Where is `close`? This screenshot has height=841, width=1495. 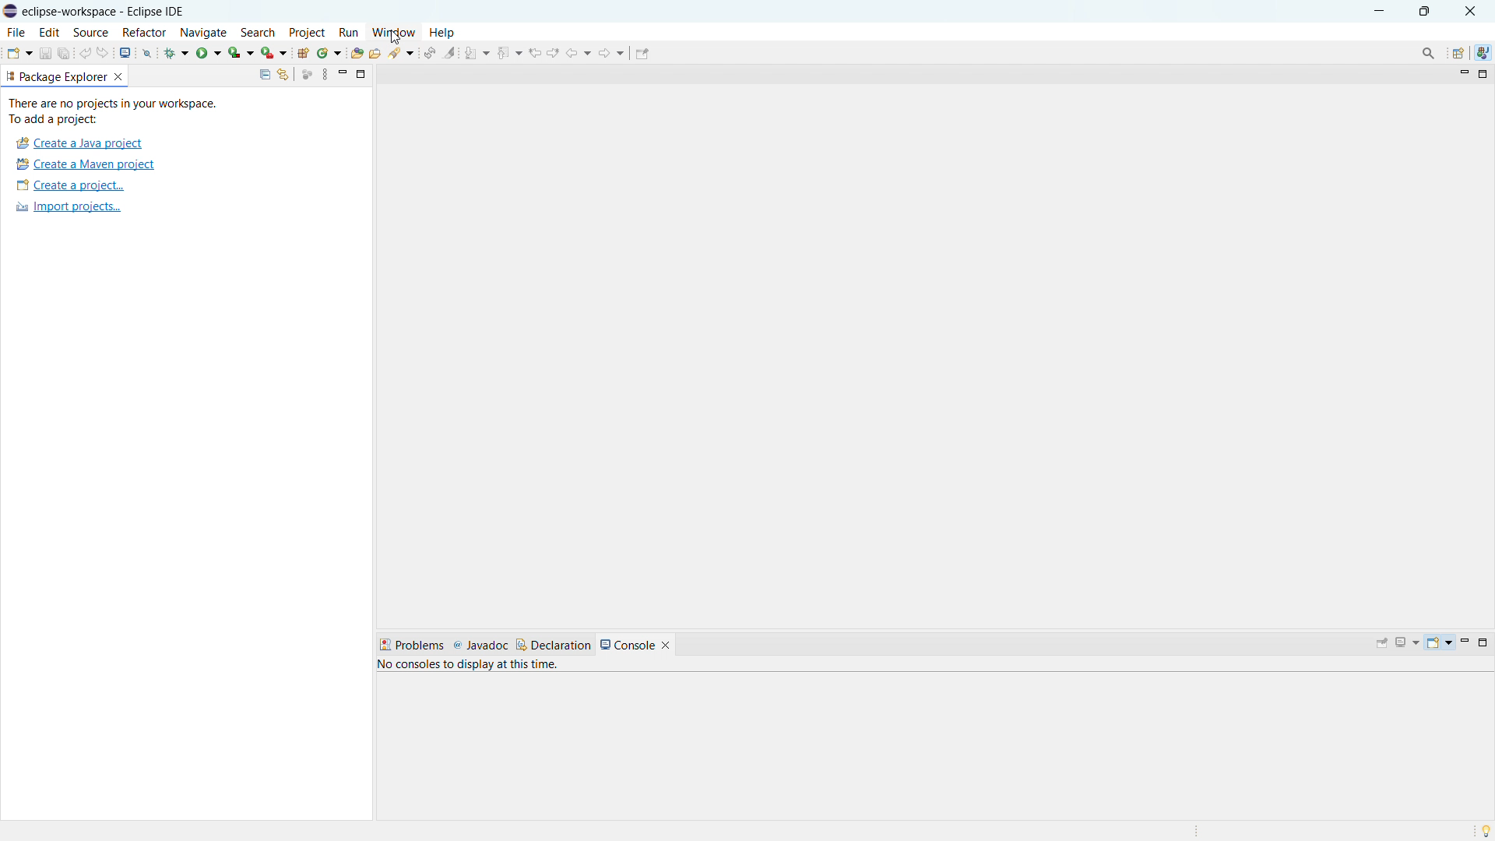
close is located at coordinates (1470, 11).